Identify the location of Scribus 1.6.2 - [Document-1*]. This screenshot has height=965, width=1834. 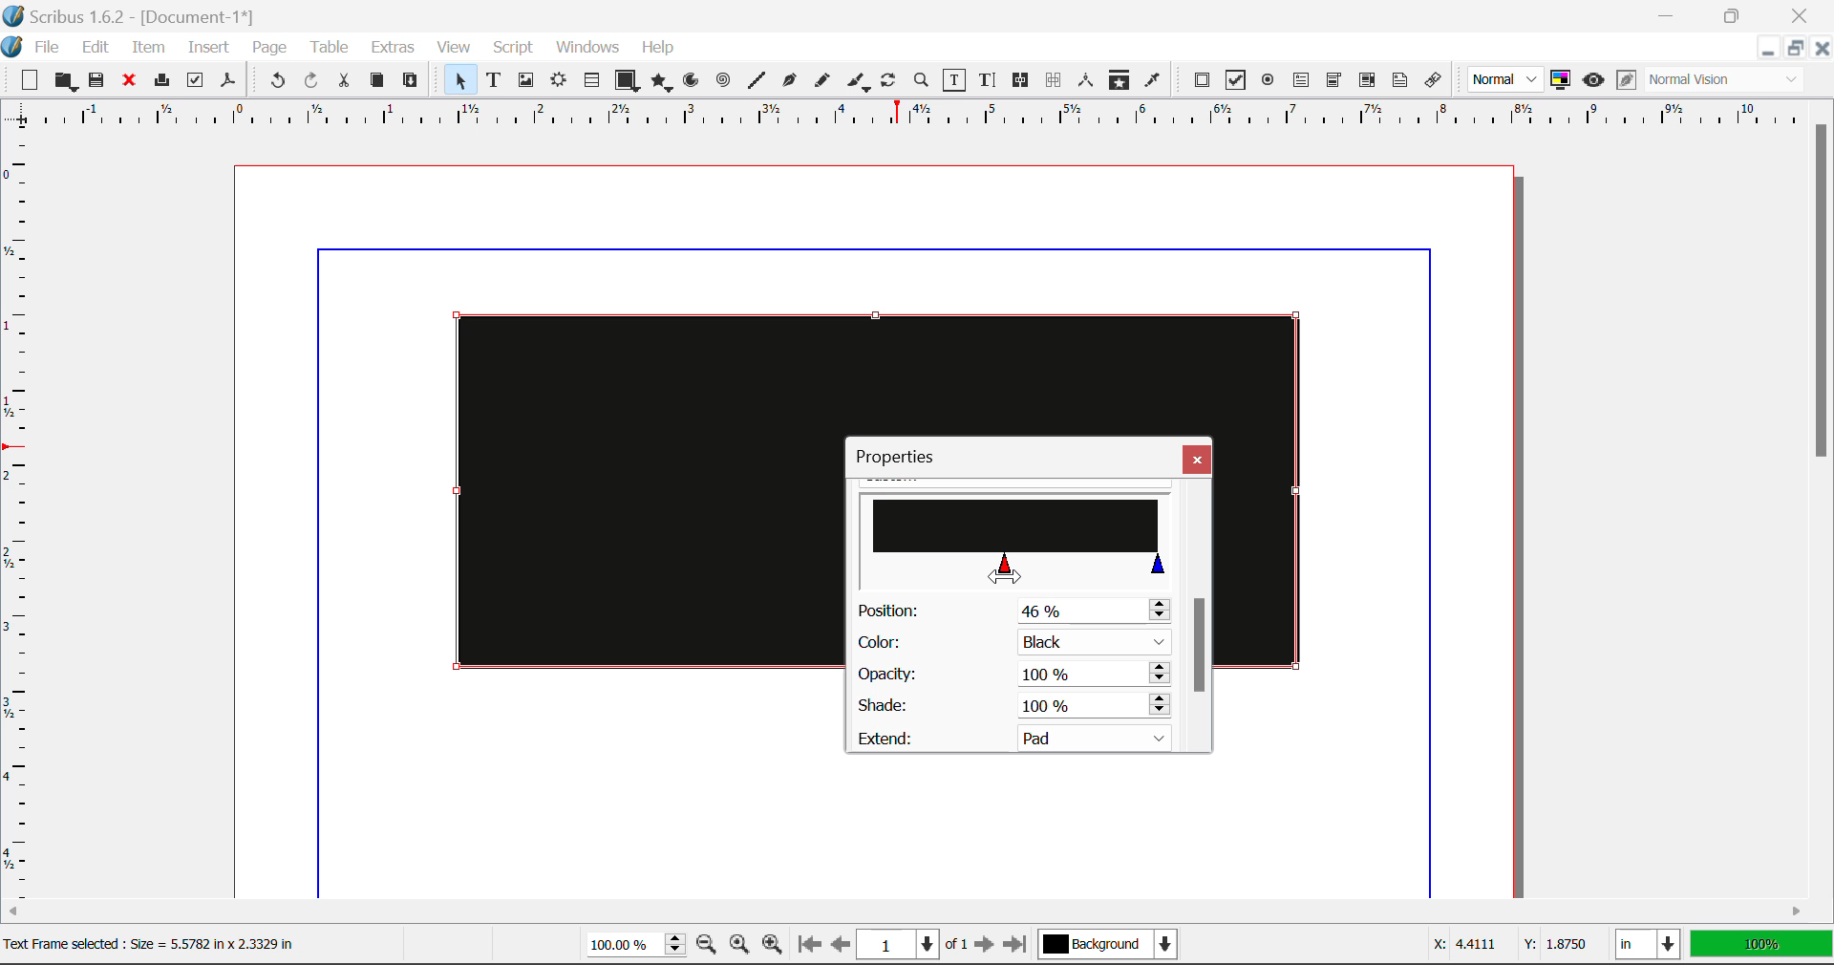
(136, 18).